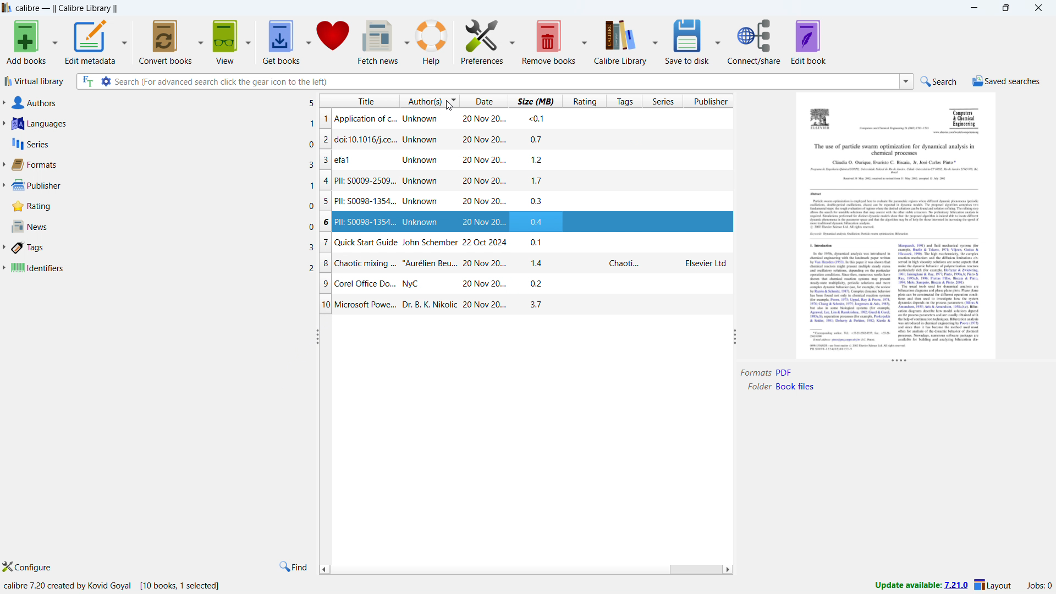 The image size is (1056, 594). I want to click on , so click(856, 348).